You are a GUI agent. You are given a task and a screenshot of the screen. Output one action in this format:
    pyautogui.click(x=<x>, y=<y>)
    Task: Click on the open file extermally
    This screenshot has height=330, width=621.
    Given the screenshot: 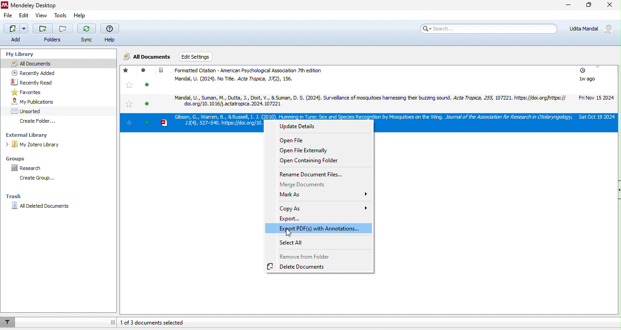 What is the action you would take?
    pyautogui.click(x=302, y=150)
    